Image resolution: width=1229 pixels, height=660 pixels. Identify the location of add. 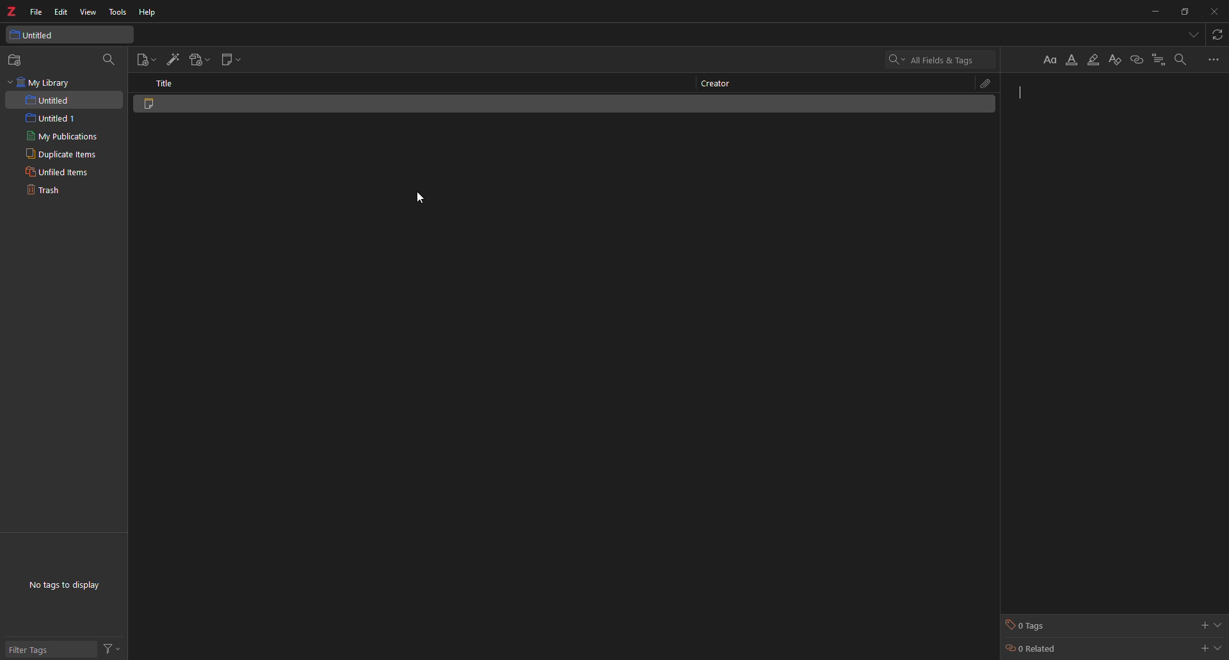
(1201, 648).